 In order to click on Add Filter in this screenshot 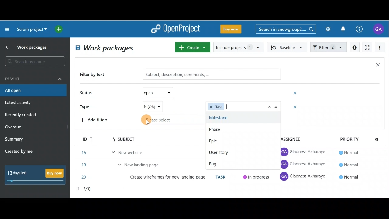, I will do `click(96, 121)`.